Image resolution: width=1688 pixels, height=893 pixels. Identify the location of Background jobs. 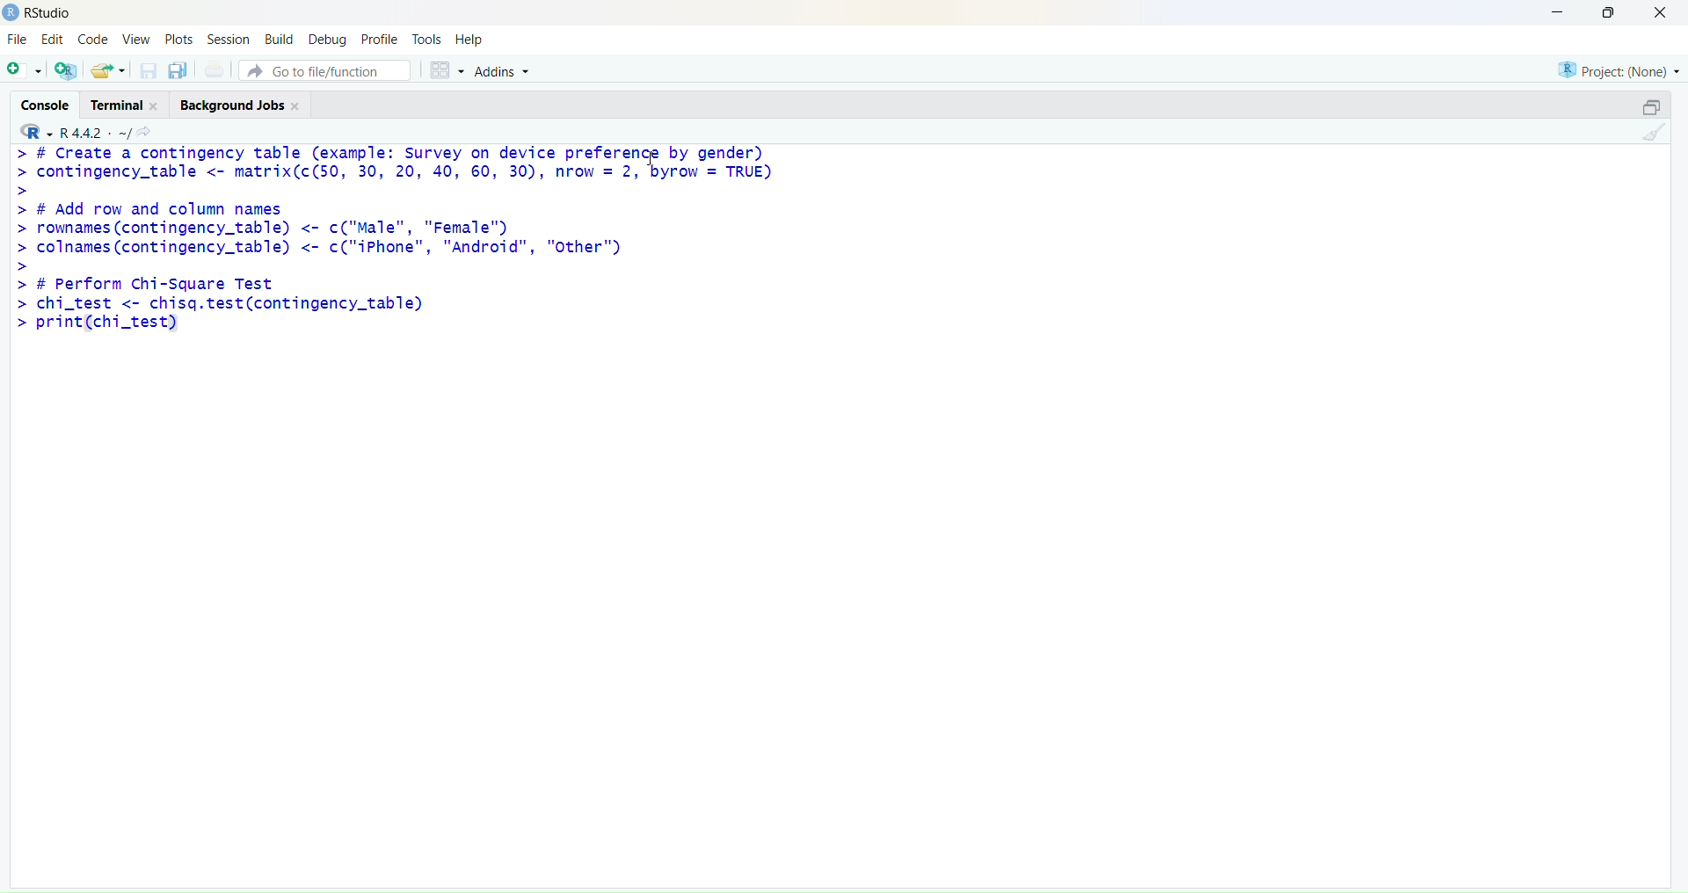
(232, 106).